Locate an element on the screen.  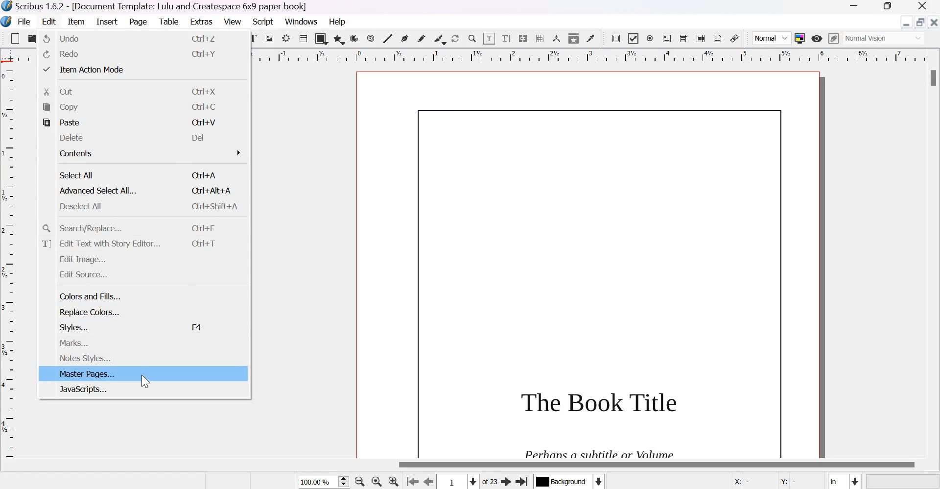
item action mode is located at coordinates (94, 72).